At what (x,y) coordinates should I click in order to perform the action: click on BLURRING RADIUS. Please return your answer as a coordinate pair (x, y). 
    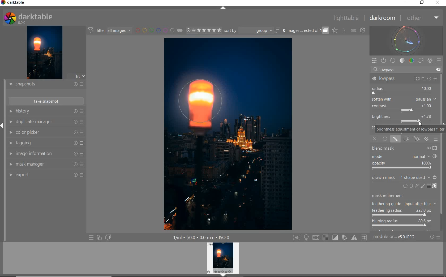
    Looking at the image, I should click on (401, 223).